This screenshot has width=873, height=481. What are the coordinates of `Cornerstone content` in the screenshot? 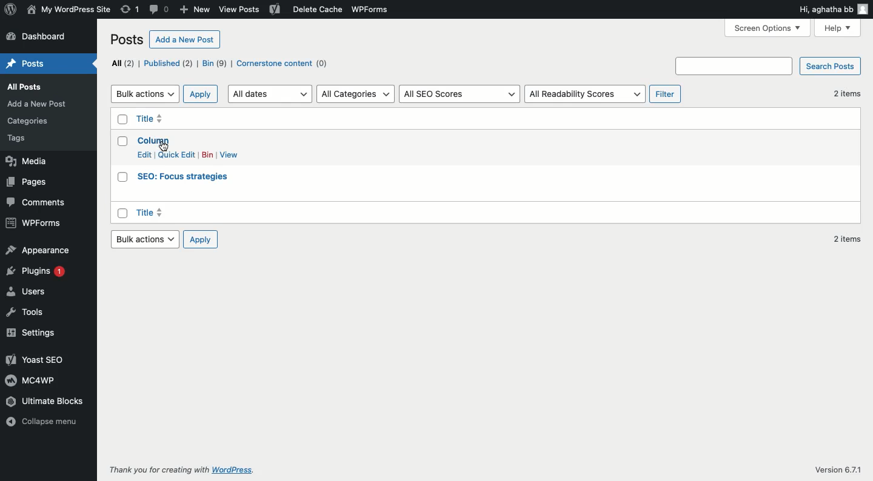 It's located at (284, 64).